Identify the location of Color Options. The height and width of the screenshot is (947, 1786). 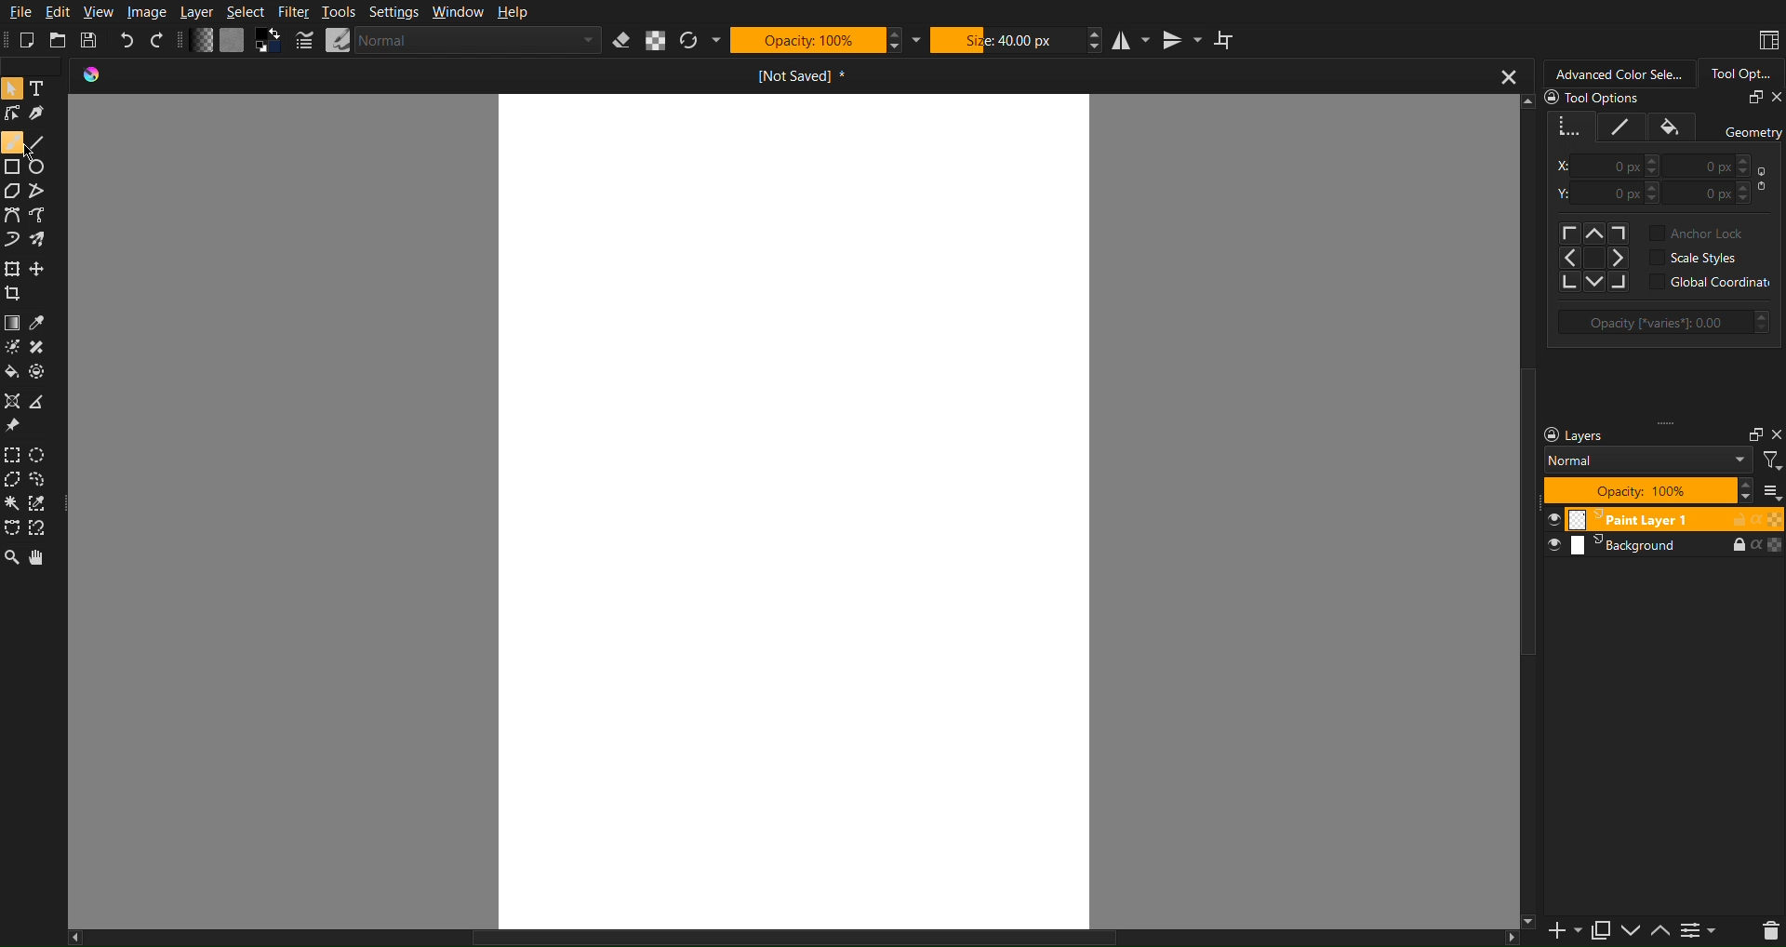
(11, 323).